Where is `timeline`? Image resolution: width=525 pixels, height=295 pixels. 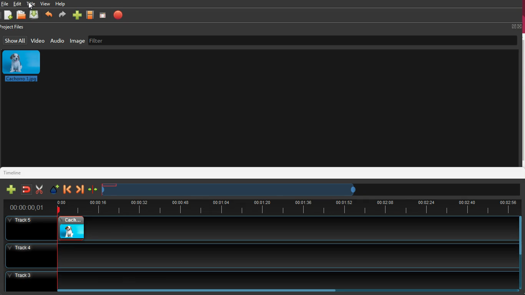
timeline is located at coordinates (16, 172).